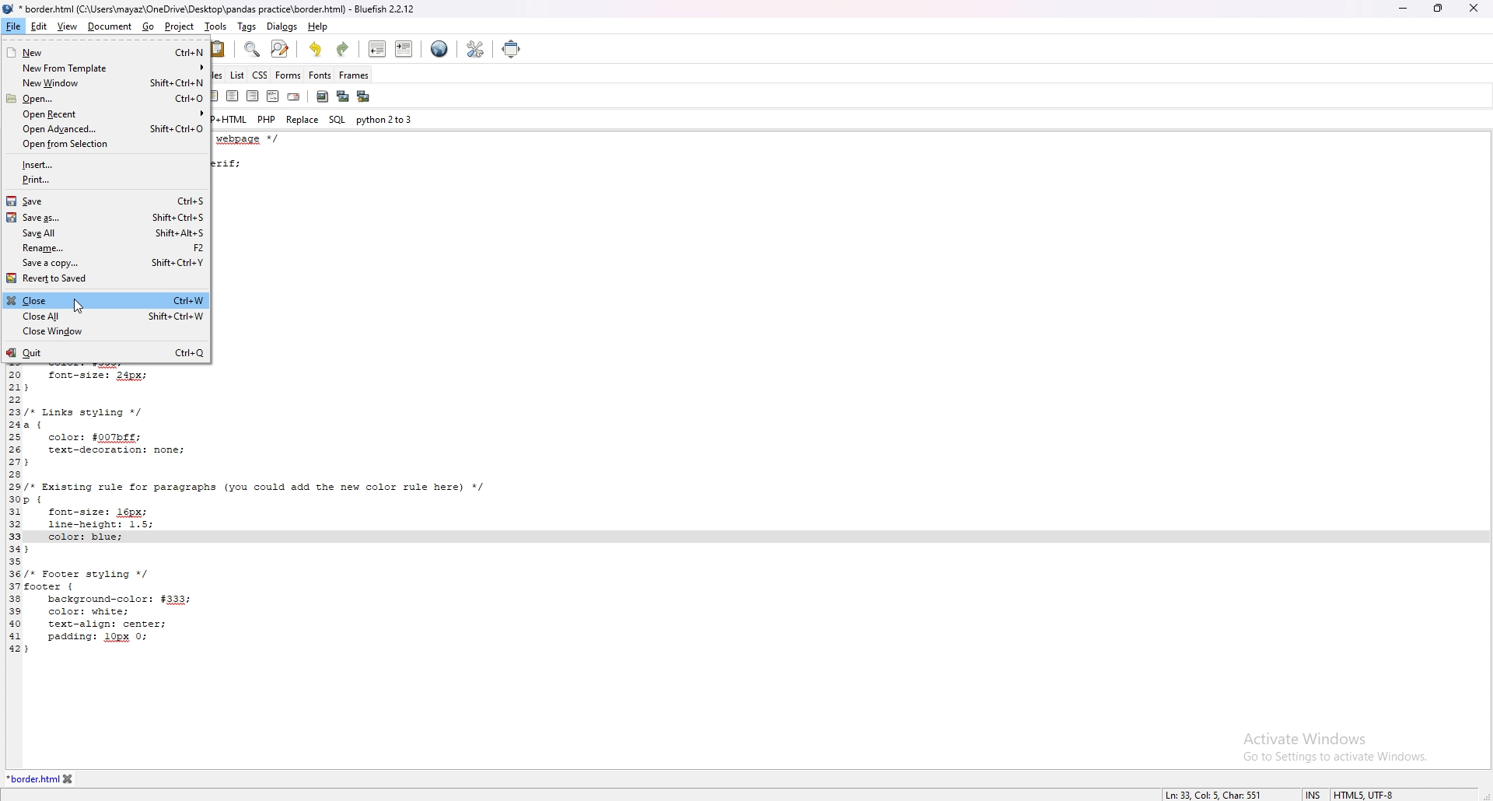  I want to click on insert image, so click(323, 97).